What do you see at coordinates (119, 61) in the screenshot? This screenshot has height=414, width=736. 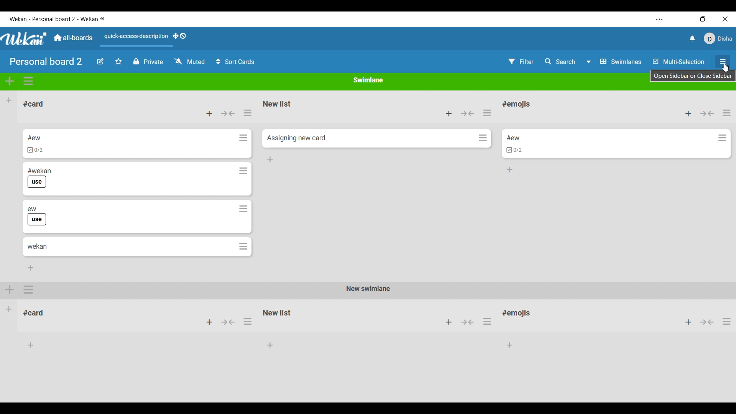 I see `Star board` at bounding box center [119, 61].